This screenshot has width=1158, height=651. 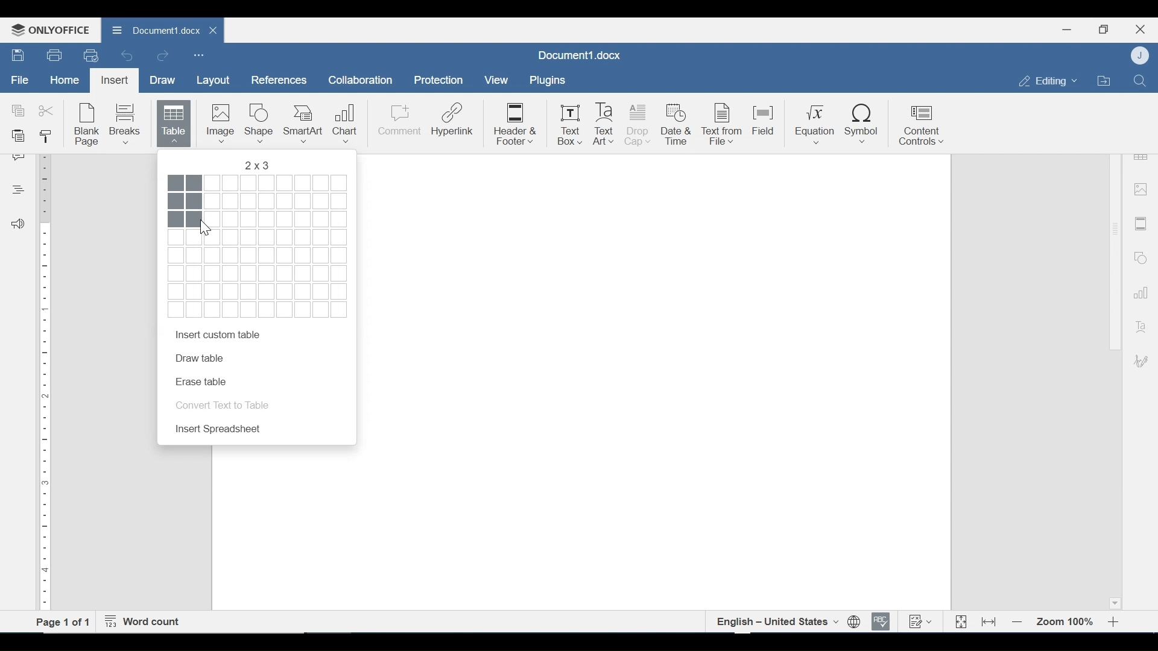 I want to click on Insert custom table, so click(x=219, y=335).